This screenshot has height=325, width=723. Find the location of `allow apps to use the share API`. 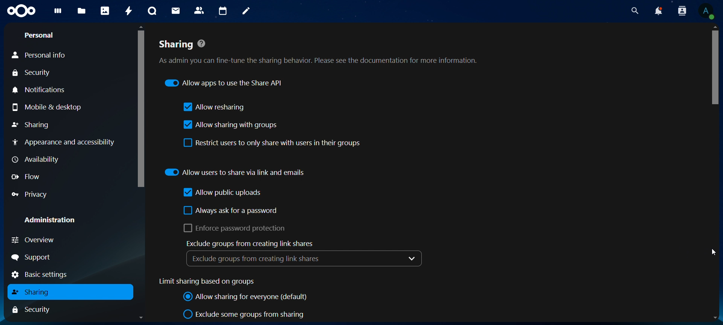

allow apps to use the share API is located at coordinates (229, 82).